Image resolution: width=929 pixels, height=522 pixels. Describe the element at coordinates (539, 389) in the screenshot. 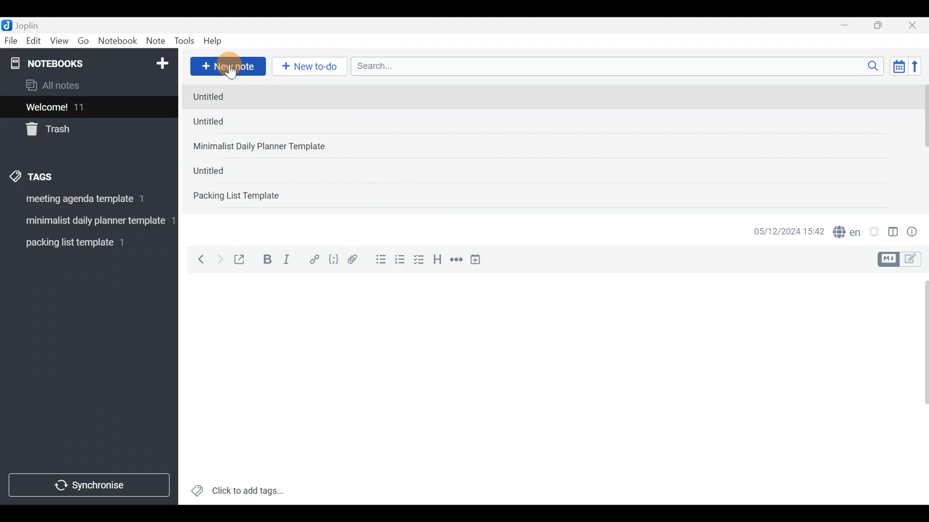

I see `Text editor` at that location.